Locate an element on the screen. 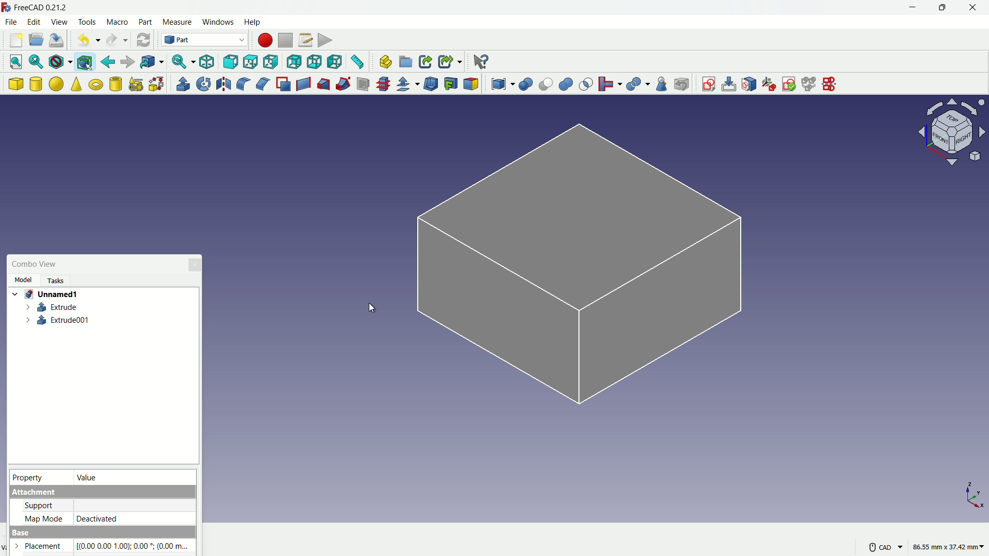 Image resolution: width=989 pixels, height=556 pixels. close is located at coordinates (974, 9).